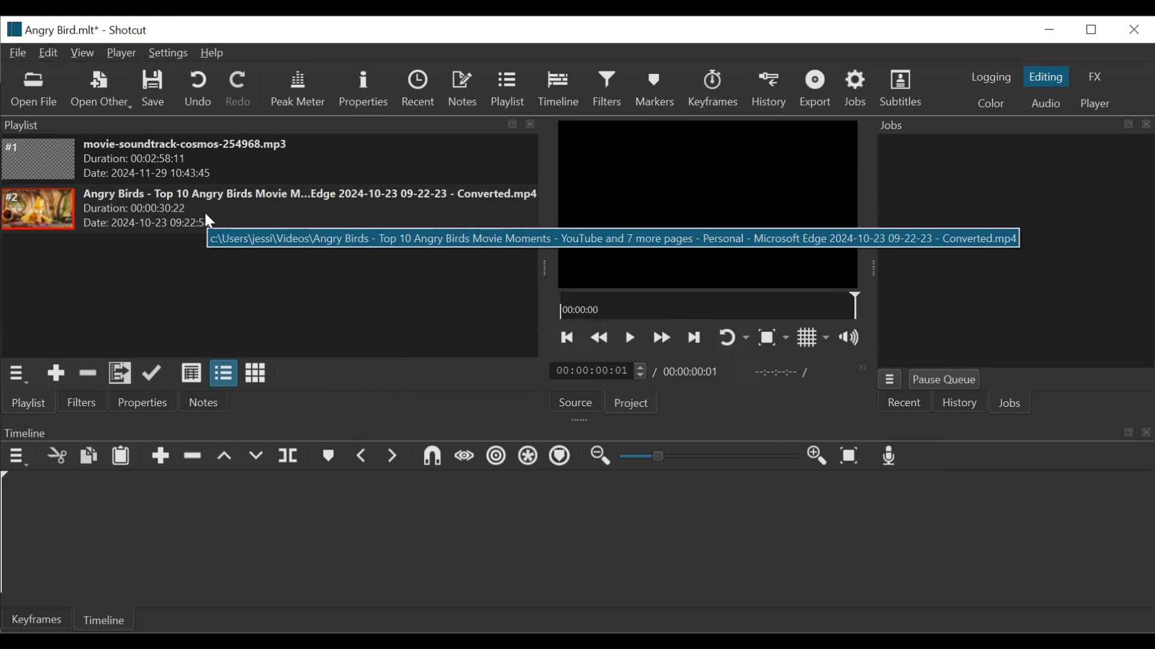  What do you see at coordinates (778, 371) in the screenshot?
I see `In point` at bounding box center [778, 371].